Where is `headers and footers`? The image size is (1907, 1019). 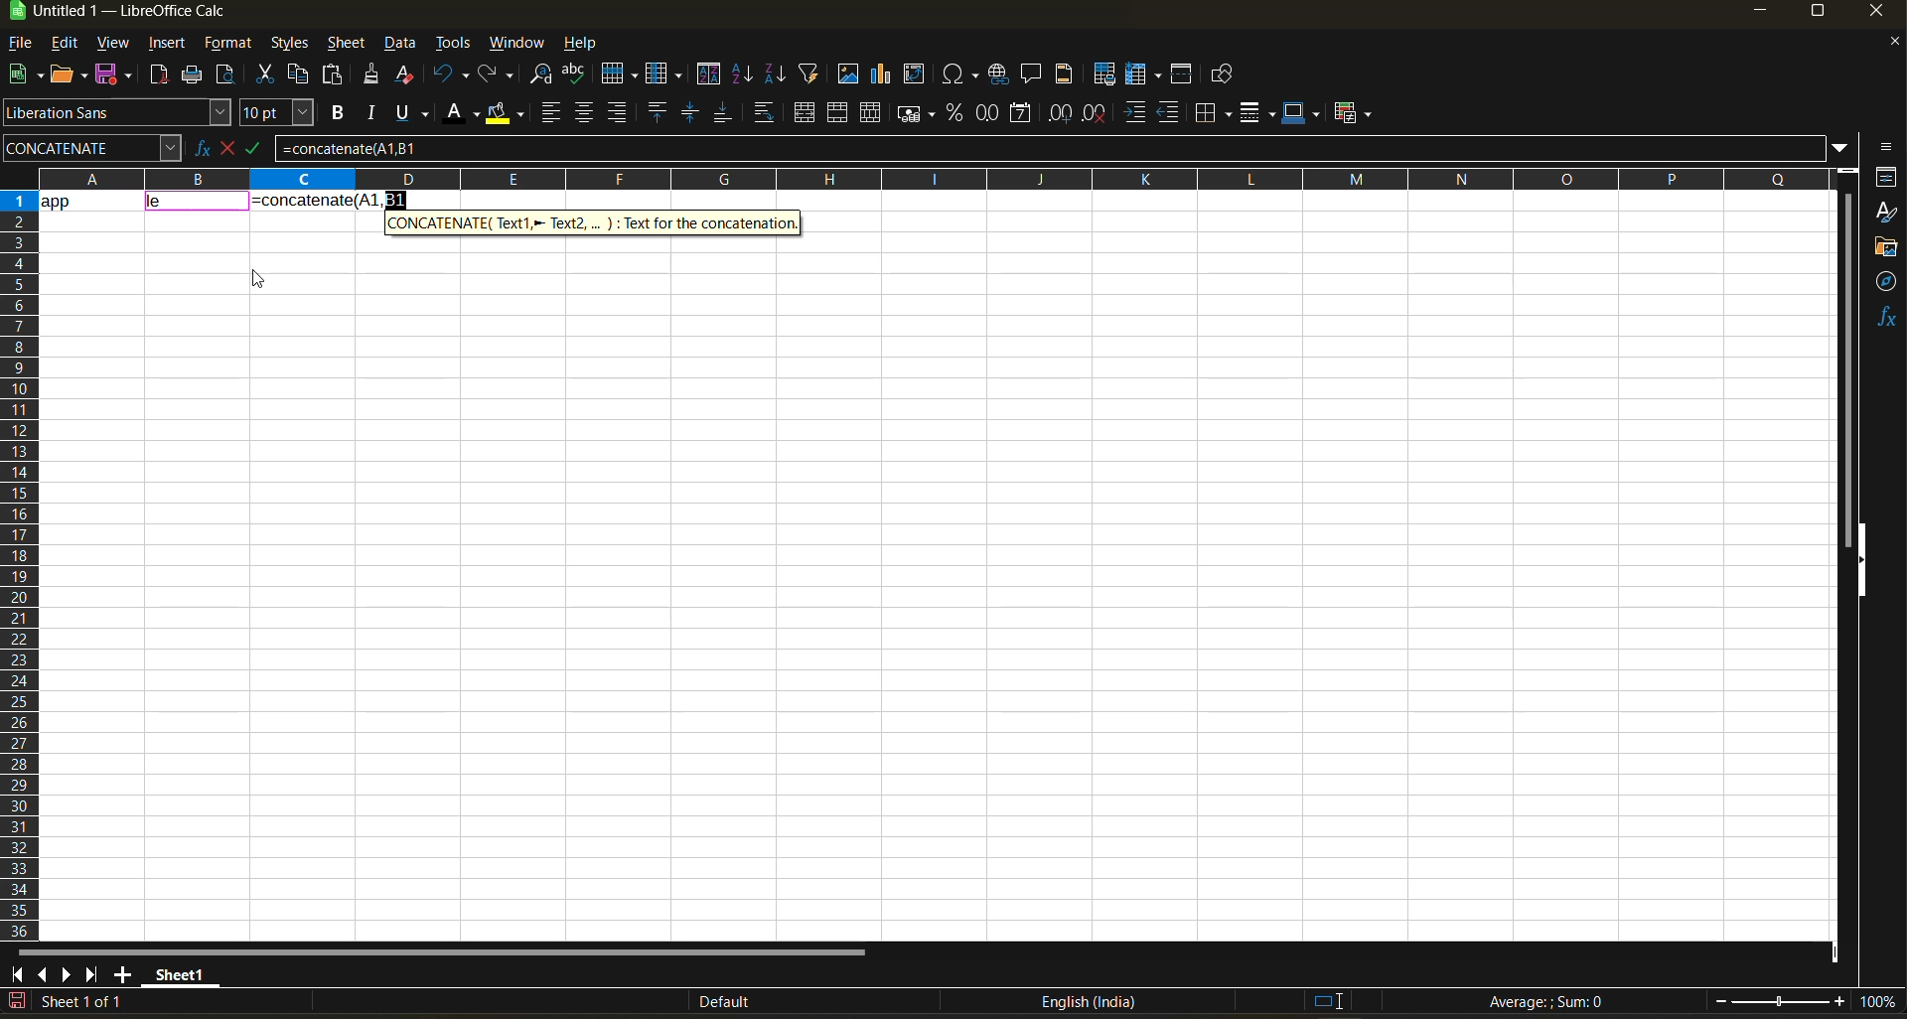
headers and footers is located at coordinates (1065, 72).